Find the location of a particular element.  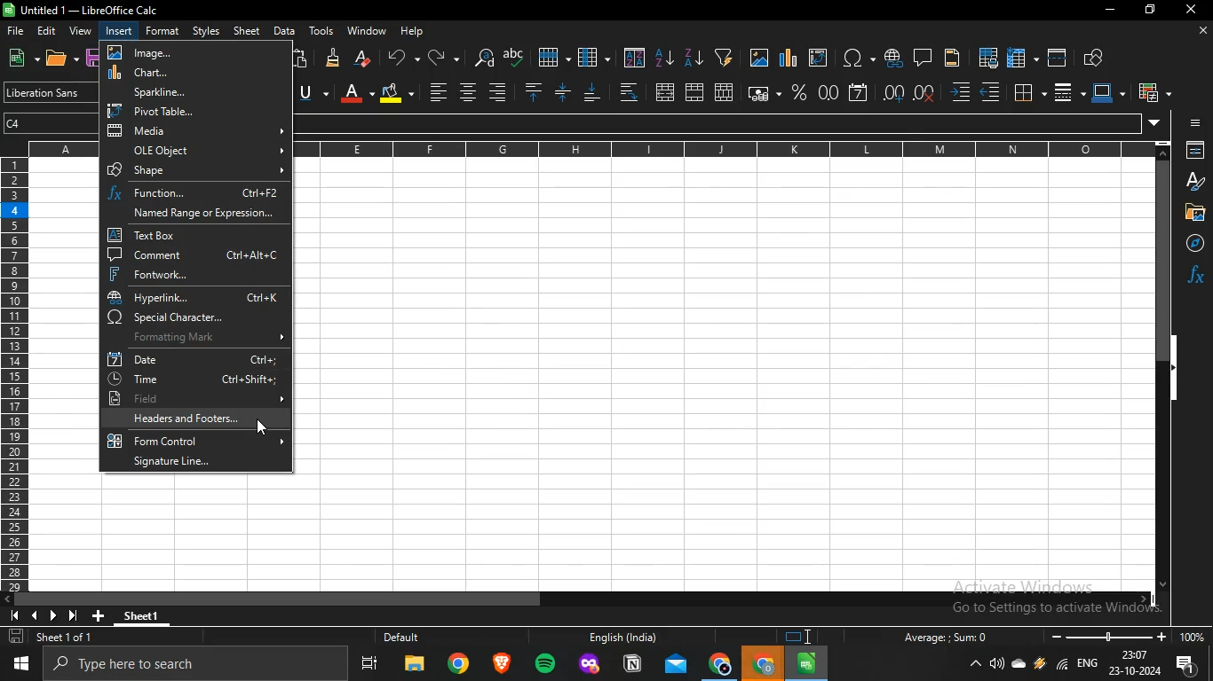

fontwork is located at coordinates (194, 274).